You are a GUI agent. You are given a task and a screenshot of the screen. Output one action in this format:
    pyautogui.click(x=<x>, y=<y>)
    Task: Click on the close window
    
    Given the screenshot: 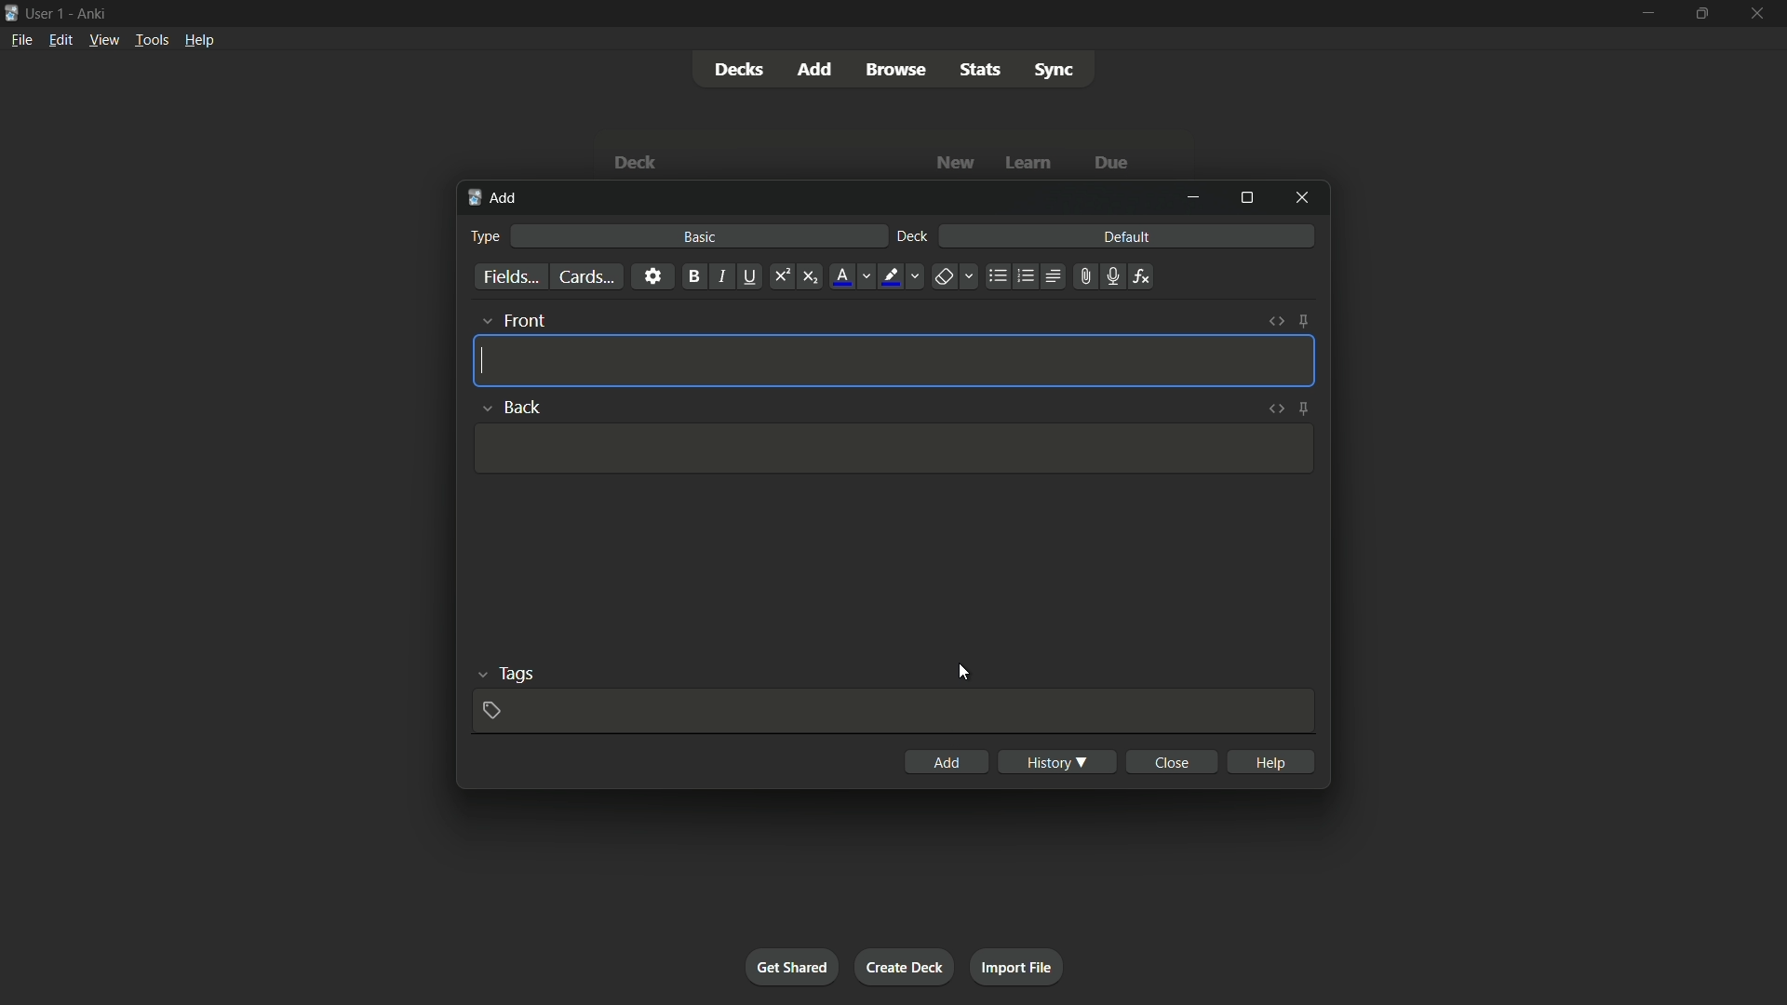 What is the action you would take?
    pyautogui.click(x=1302, y=198)
    